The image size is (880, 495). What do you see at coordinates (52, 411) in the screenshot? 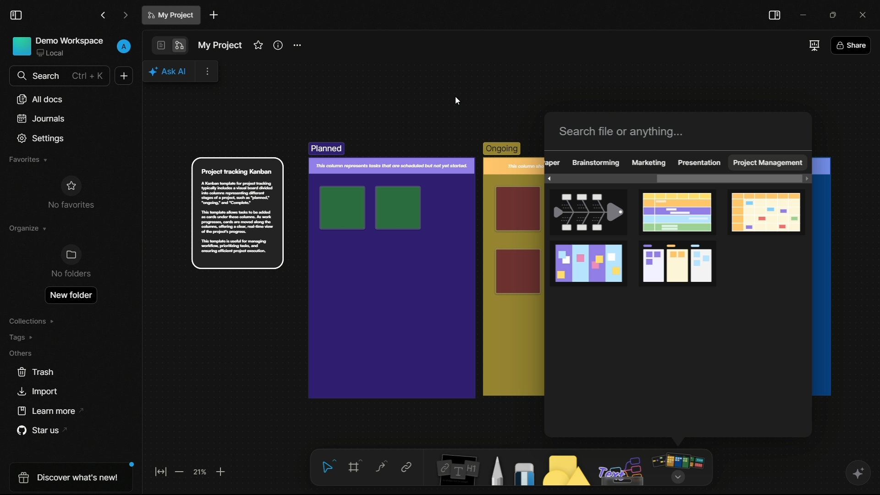
I see `learn more` at bounding box center [52, 411].